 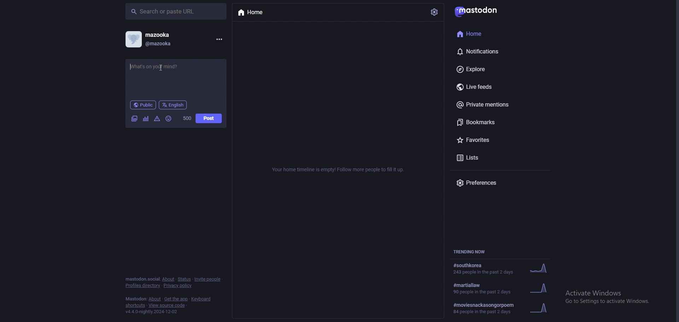 What do you see at coordinates (168, 280) in the screenshot?
I see `about` at bounding box center [168, 280].